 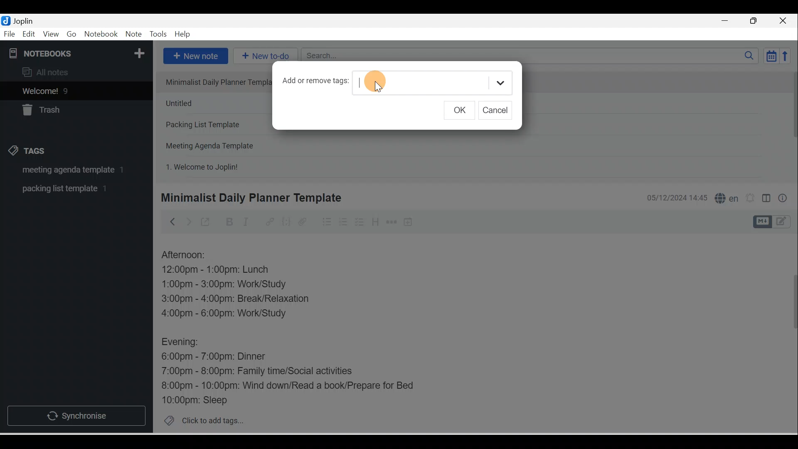 What do you see at coordinates (532, 56) in the screenshot?
I see `Search bar` at bounding box center [532, 56].